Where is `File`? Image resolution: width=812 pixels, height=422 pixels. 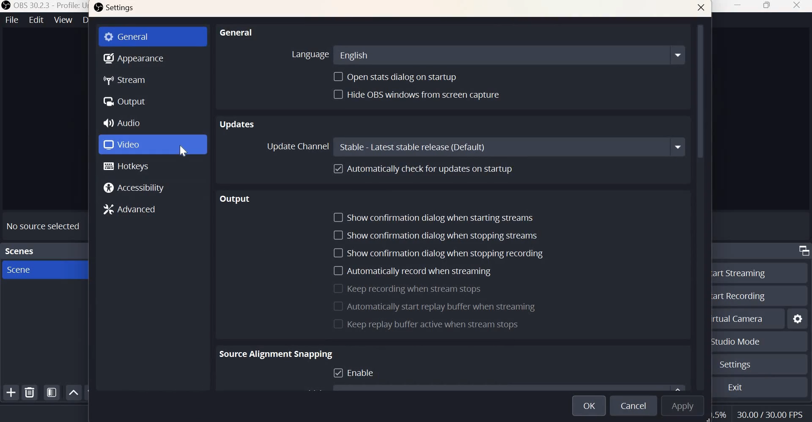
File is located at coordinates (11, 20).